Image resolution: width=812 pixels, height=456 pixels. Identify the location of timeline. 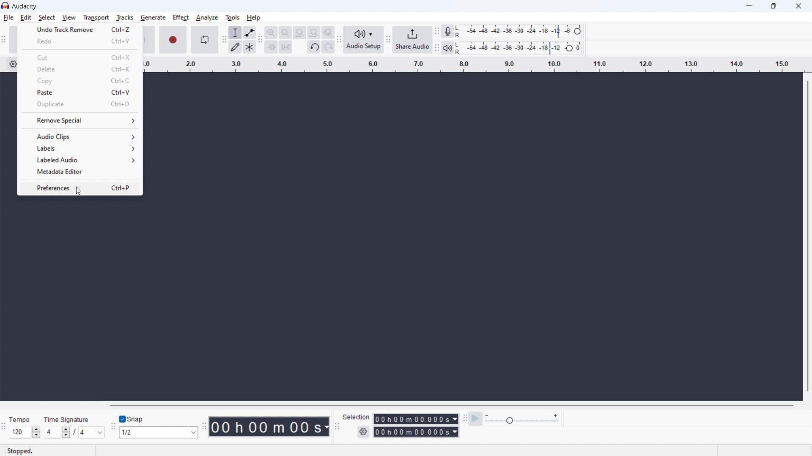
(477, 65).